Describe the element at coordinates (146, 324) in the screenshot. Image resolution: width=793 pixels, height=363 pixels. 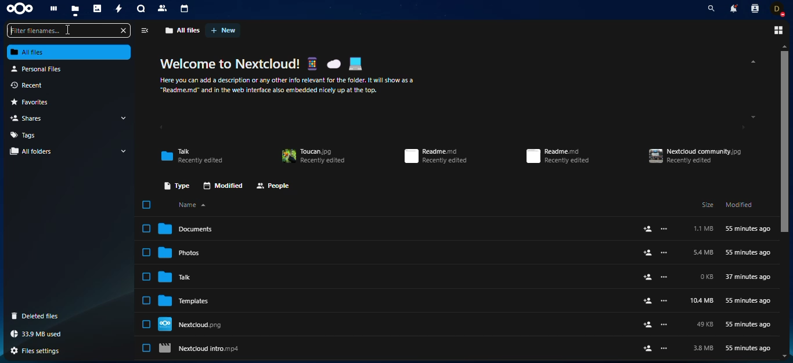
I see `Click to select` at that location.